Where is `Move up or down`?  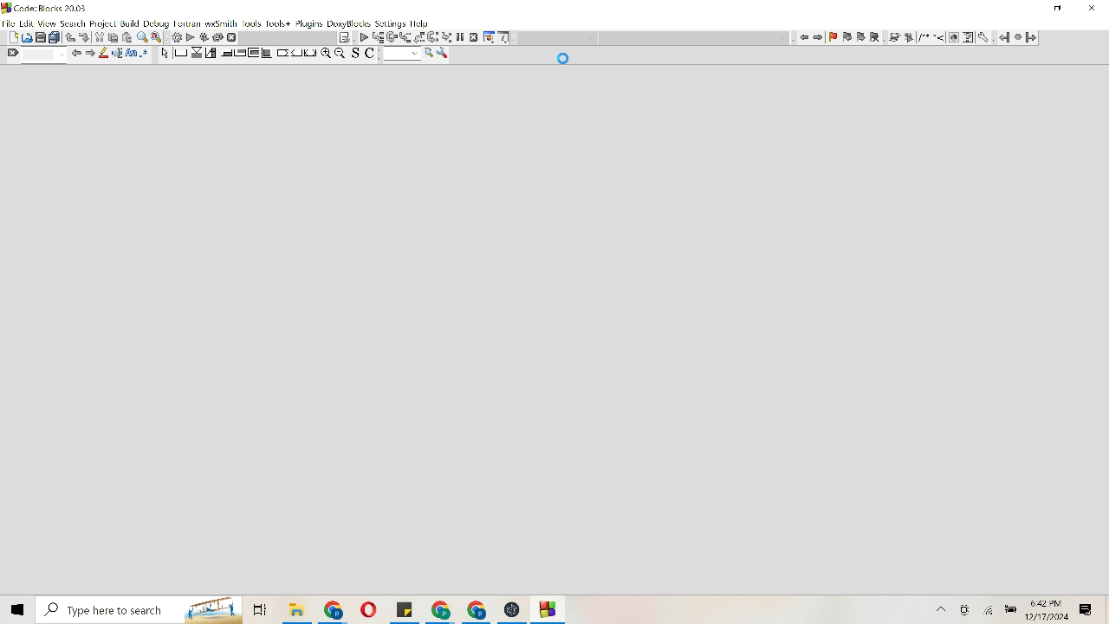
Move up or down is located at coordinates (69, 37).